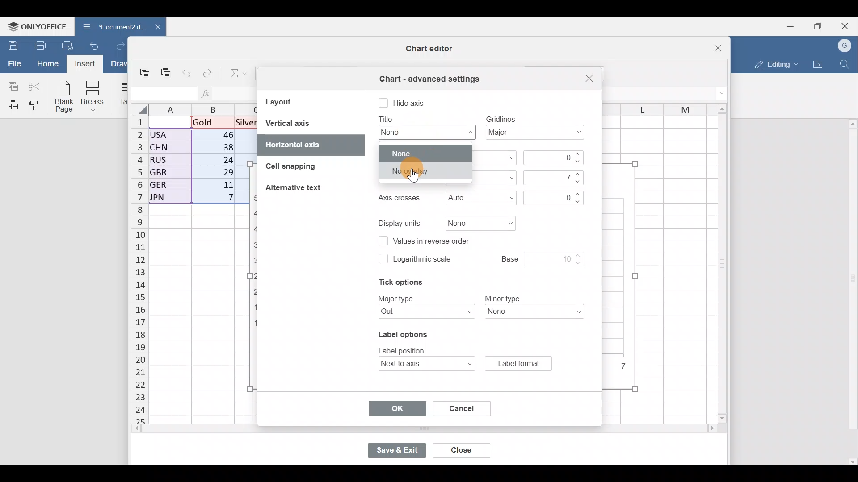 This screenshot has height=482, width=858. I want to click on text, so click(501, 118).